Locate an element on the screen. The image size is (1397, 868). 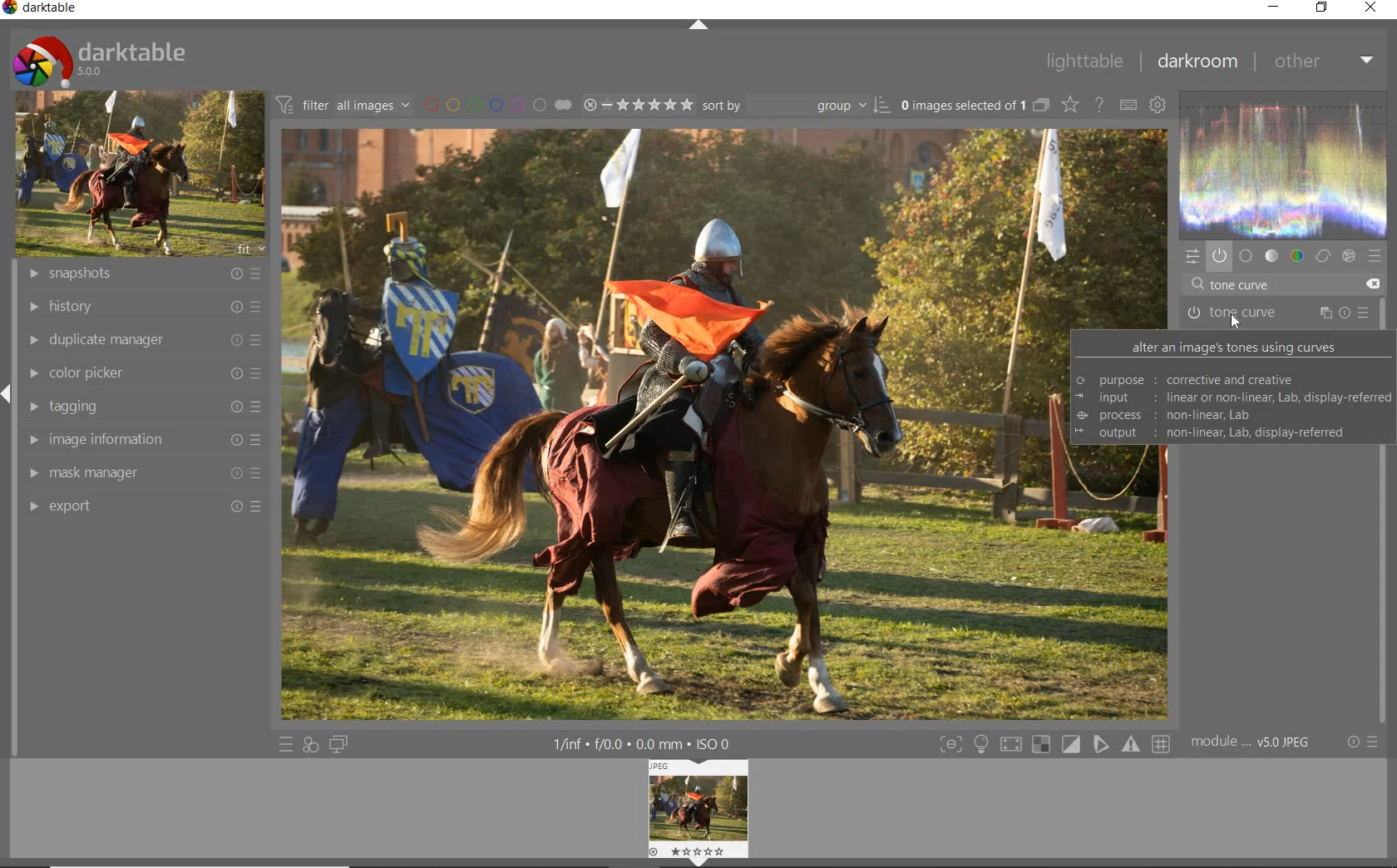
filter all images is located at coordinates (343, 105).